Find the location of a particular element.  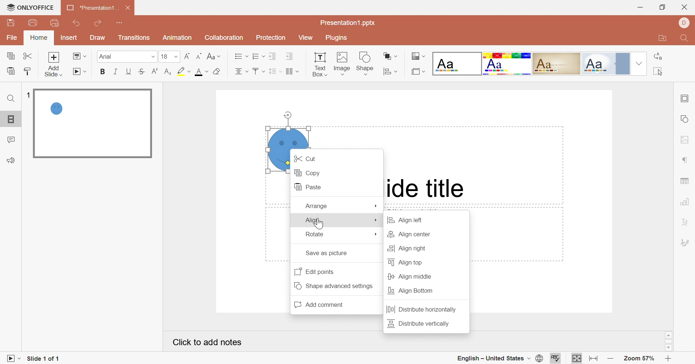

Decrease Indent is located at coordinates (274, 56).